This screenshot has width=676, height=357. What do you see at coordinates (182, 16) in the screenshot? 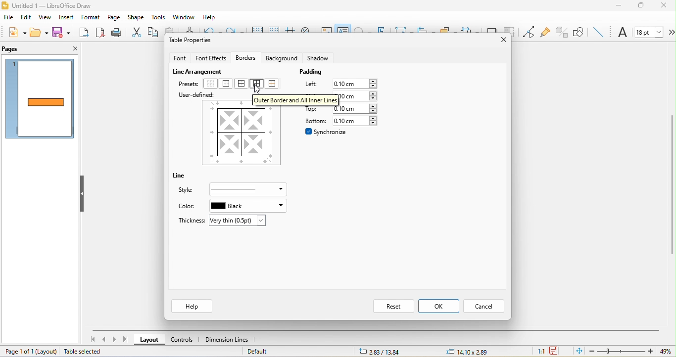
I see `window` at bounding box center [182, 16].